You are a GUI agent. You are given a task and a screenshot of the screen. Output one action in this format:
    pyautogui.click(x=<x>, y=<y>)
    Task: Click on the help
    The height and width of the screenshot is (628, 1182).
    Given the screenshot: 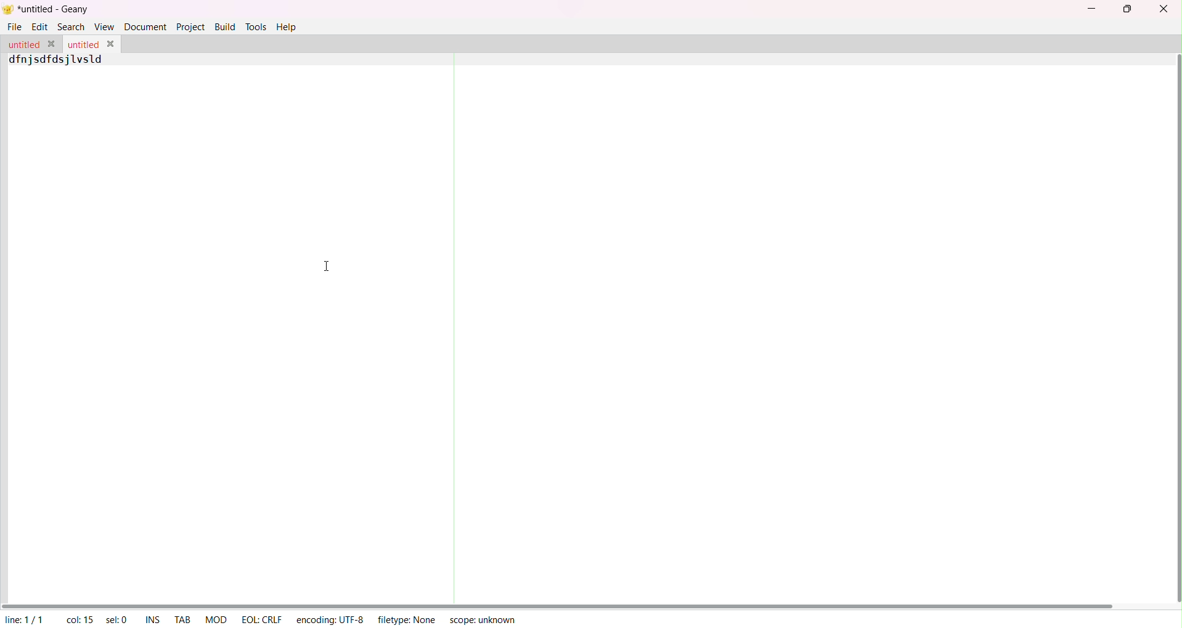 What is the action you would take?
    pyautogui.click(x=288, y=29)
    